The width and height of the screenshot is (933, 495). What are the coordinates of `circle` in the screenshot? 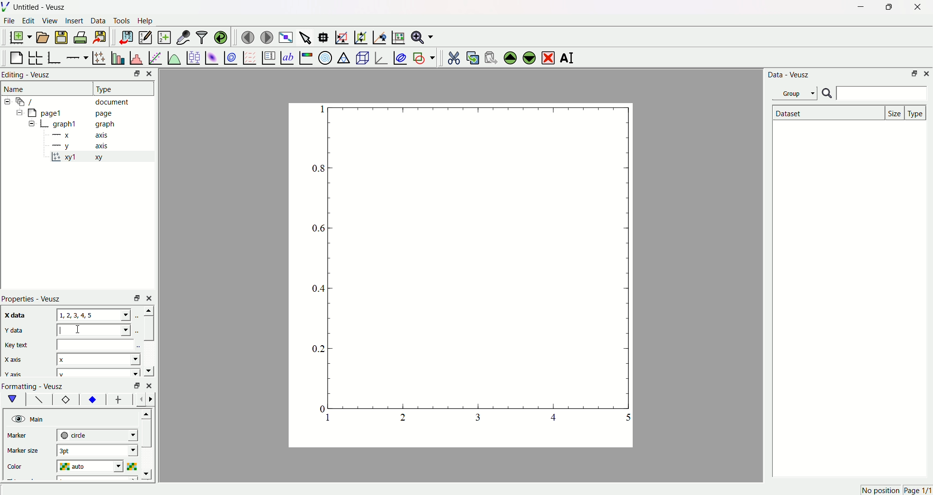 It's located at (96, 435).